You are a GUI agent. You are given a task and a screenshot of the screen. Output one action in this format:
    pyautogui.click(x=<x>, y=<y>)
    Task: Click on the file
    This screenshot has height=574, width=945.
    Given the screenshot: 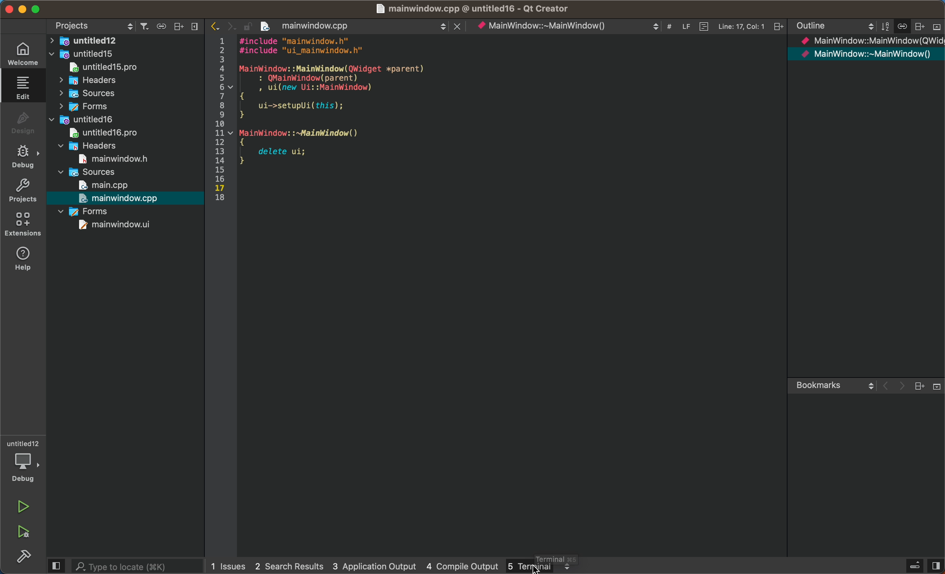 What is the action you would take?
    pyautogui.click(x=112, y=133)
    